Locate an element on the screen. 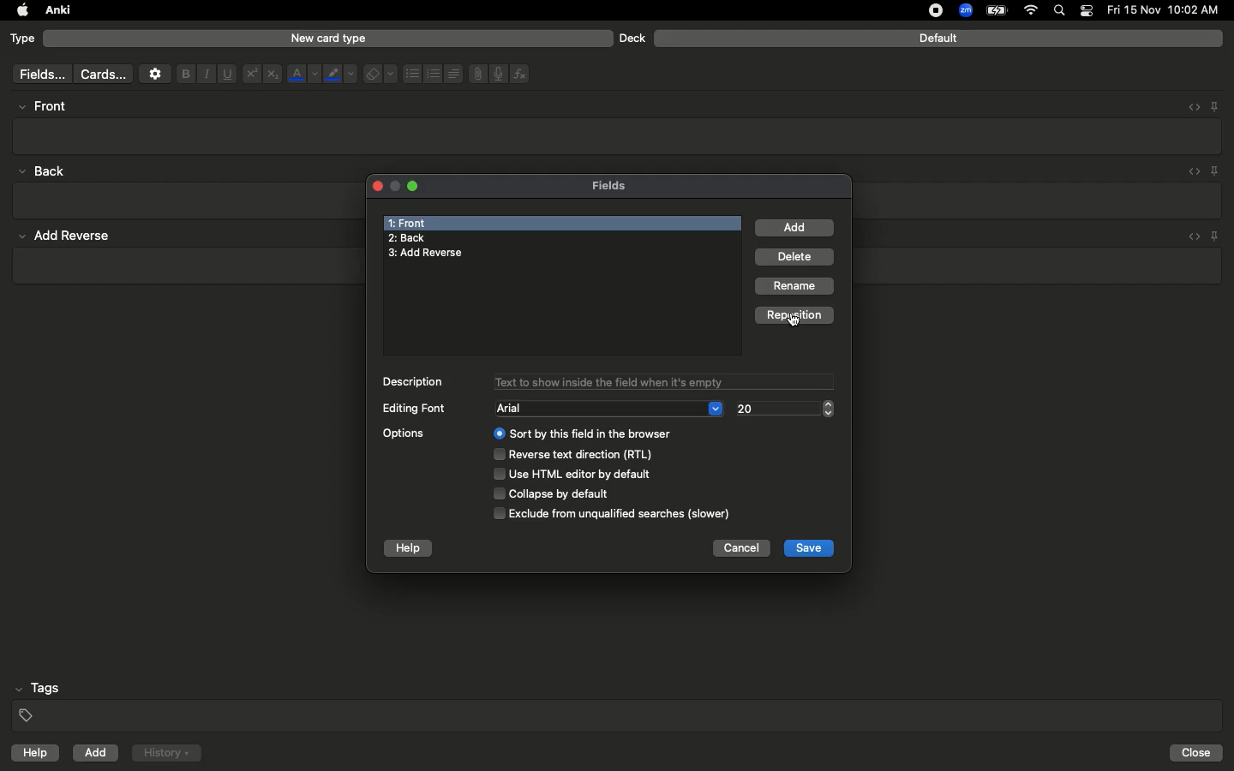 This screenshot has height=771, width=1234. Reposition is located at coordinates (798, 316).